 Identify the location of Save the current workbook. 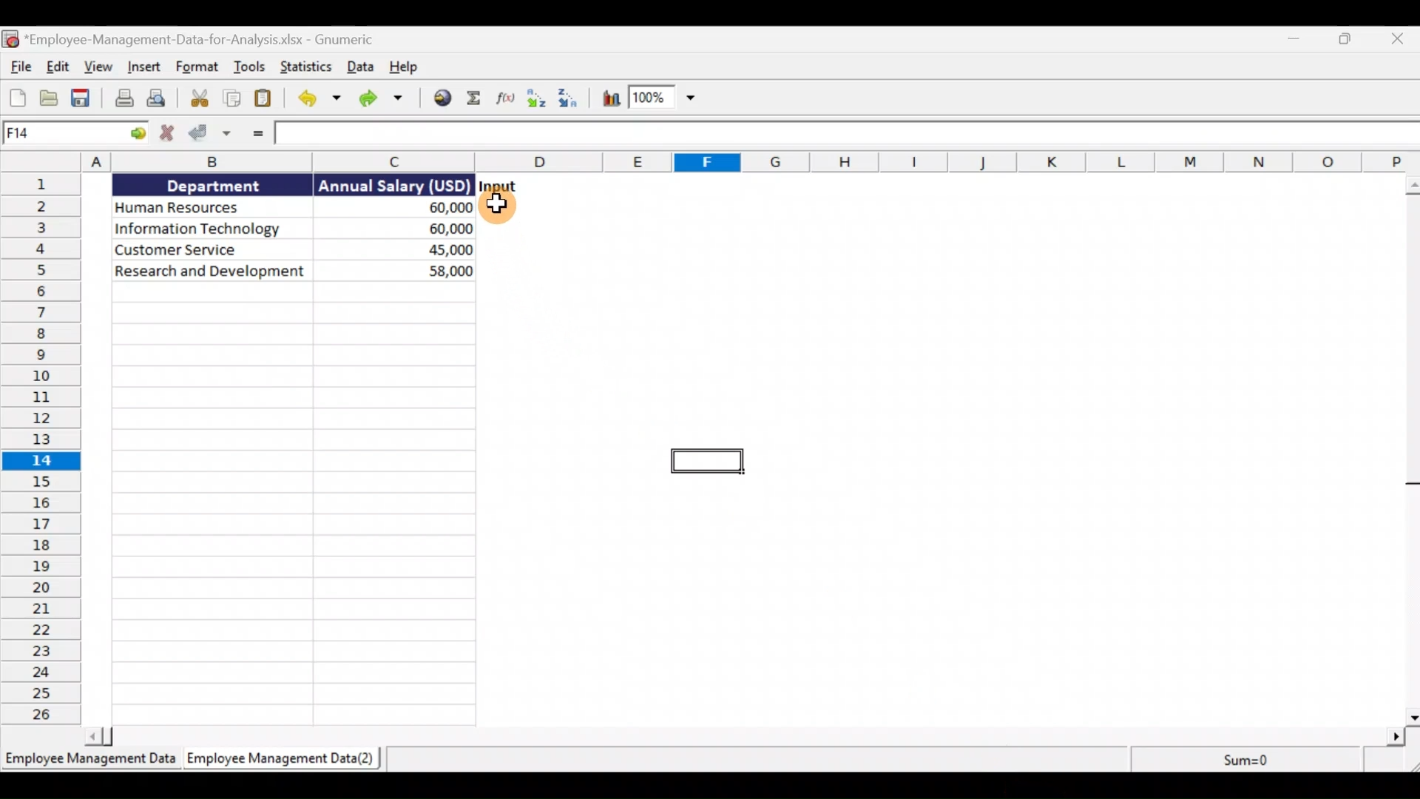
(82, 100).